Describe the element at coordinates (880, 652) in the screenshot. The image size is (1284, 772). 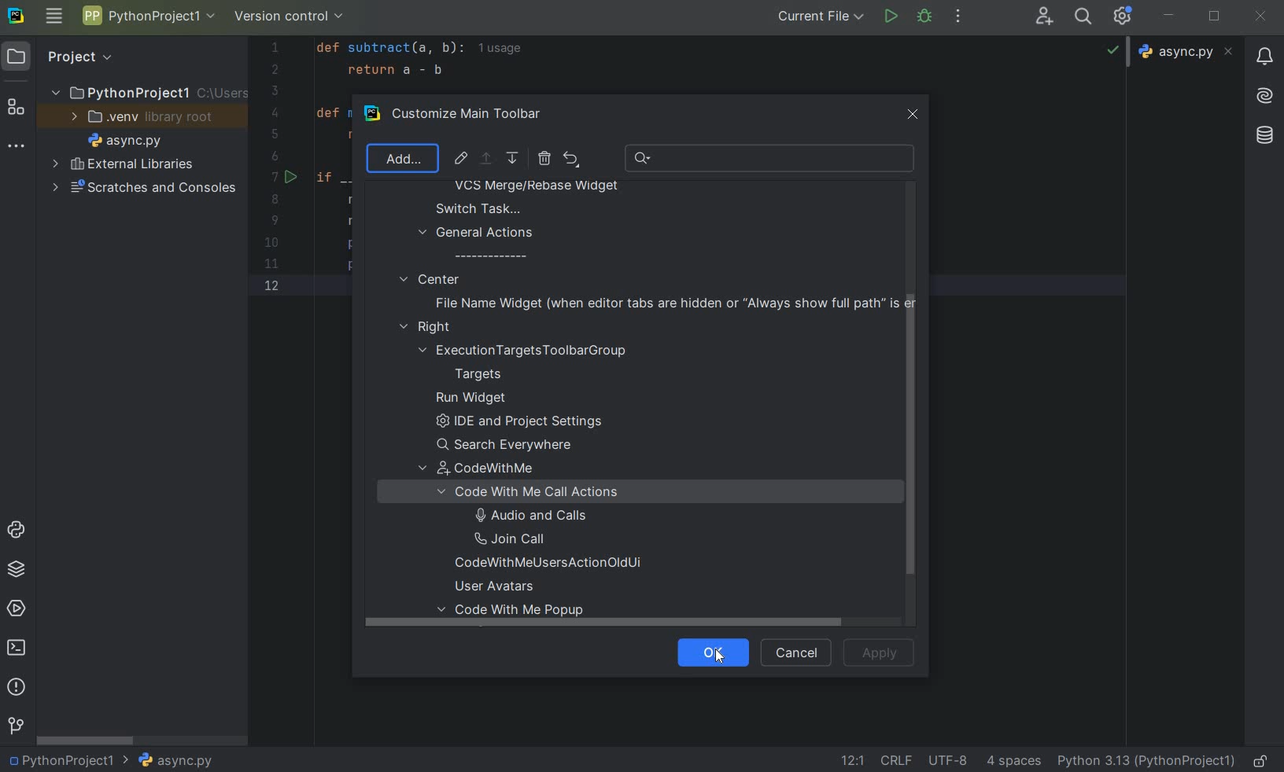
I see `apply` at that location.